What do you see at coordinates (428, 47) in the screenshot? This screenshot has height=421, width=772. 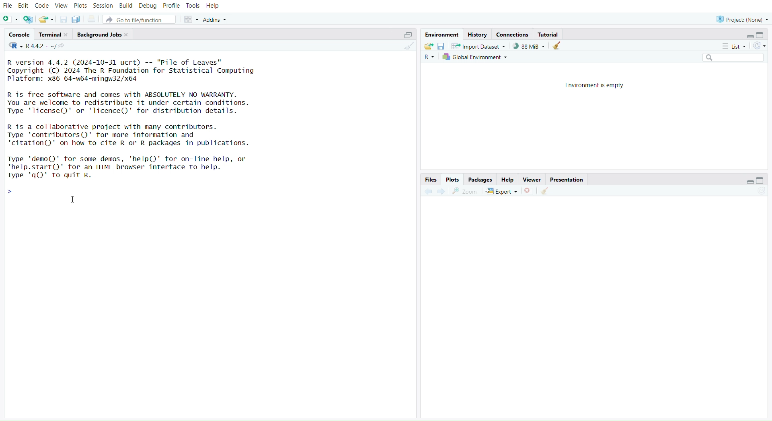 I see `load workspace` at bounding box center [428, 47].